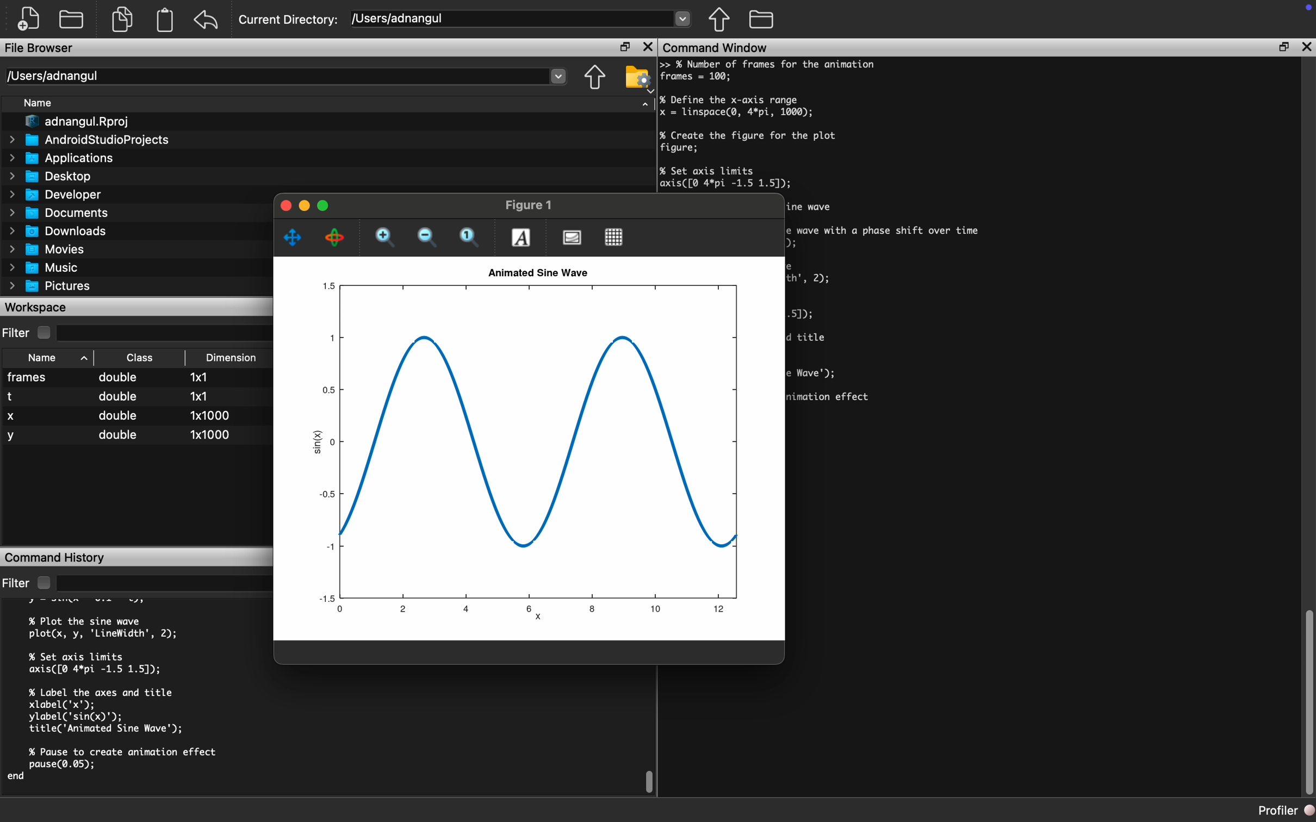 The width and height of the screenshot is (1316, 822). What do you see at coordinates (626, 46) in the screenshot?
I see `Restore Down` at bounding box center [626, 46].